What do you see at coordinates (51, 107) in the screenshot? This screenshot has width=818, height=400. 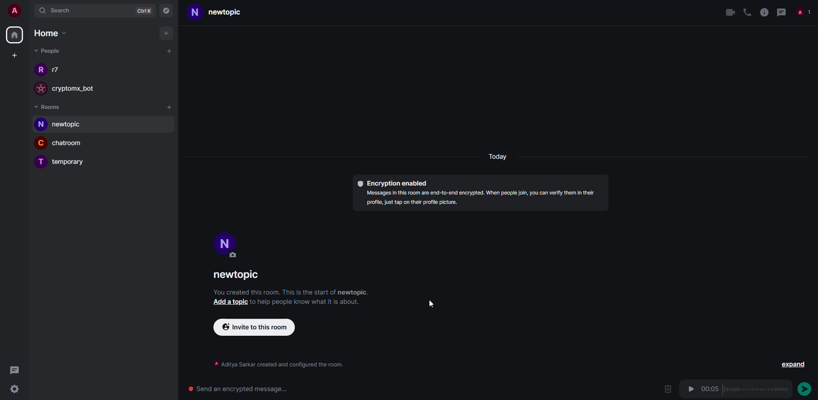 I see `rooms` at bounding box center [51, 107].